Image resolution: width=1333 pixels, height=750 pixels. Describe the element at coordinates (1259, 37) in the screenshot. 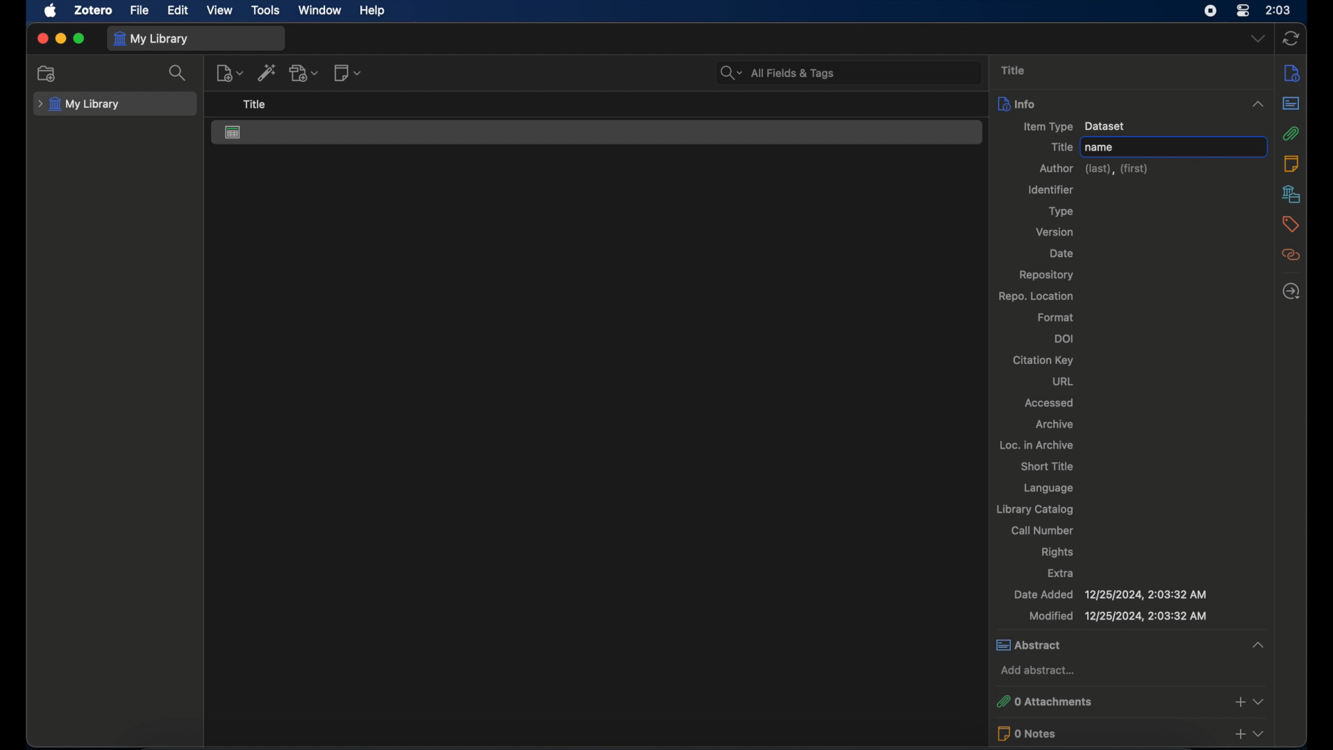

I see `dropdown` at that location.